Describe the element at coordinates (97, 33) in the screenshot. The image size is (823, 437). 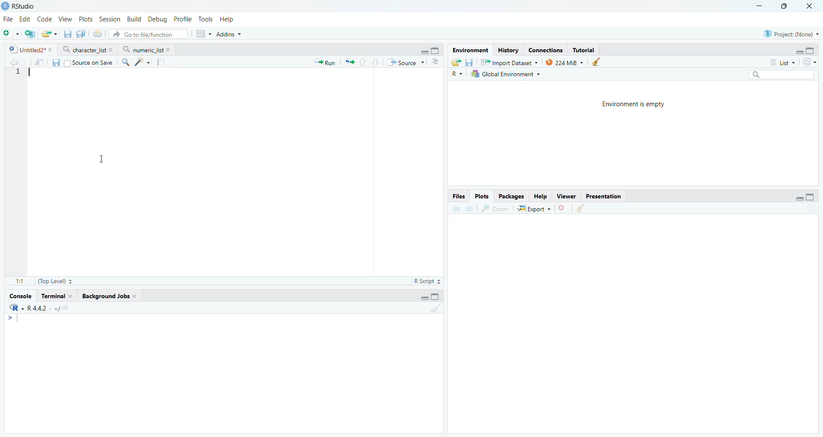
I see `Print` at that location.